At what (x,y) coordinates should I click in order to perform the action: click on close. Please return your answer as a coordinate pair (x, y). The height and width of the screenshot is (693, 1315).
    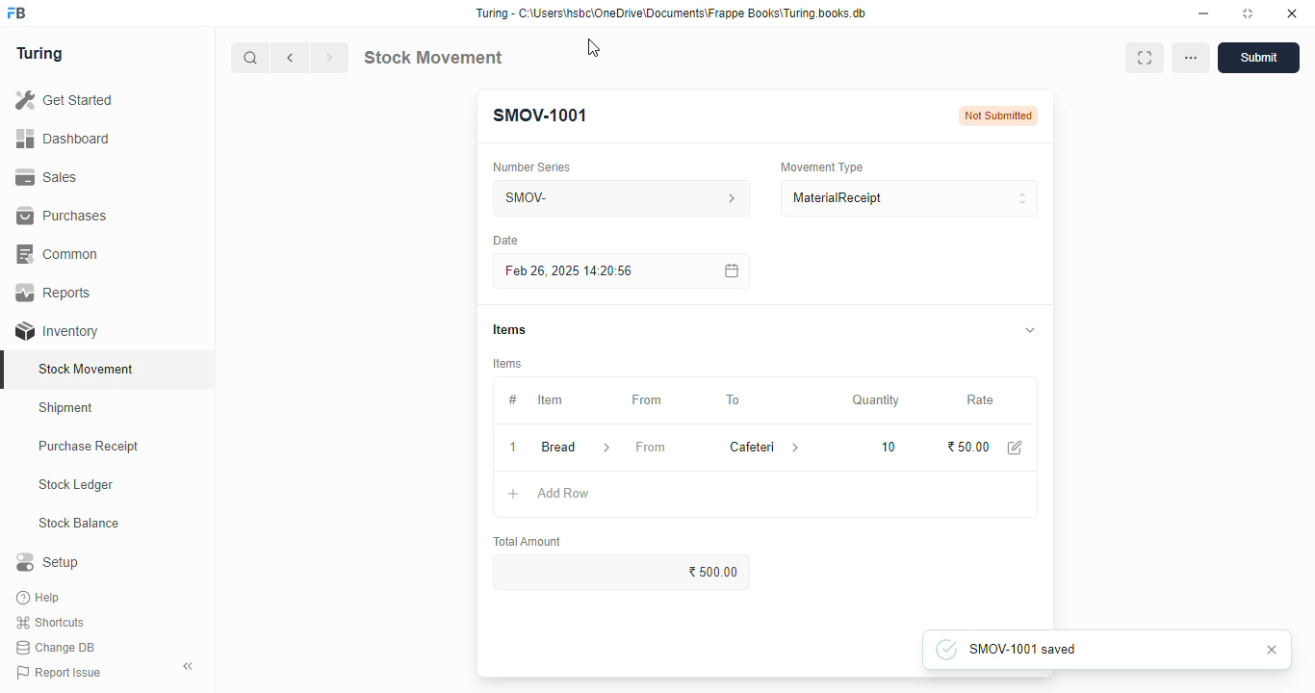
    Looking at the image, I should click on (1292, 13).